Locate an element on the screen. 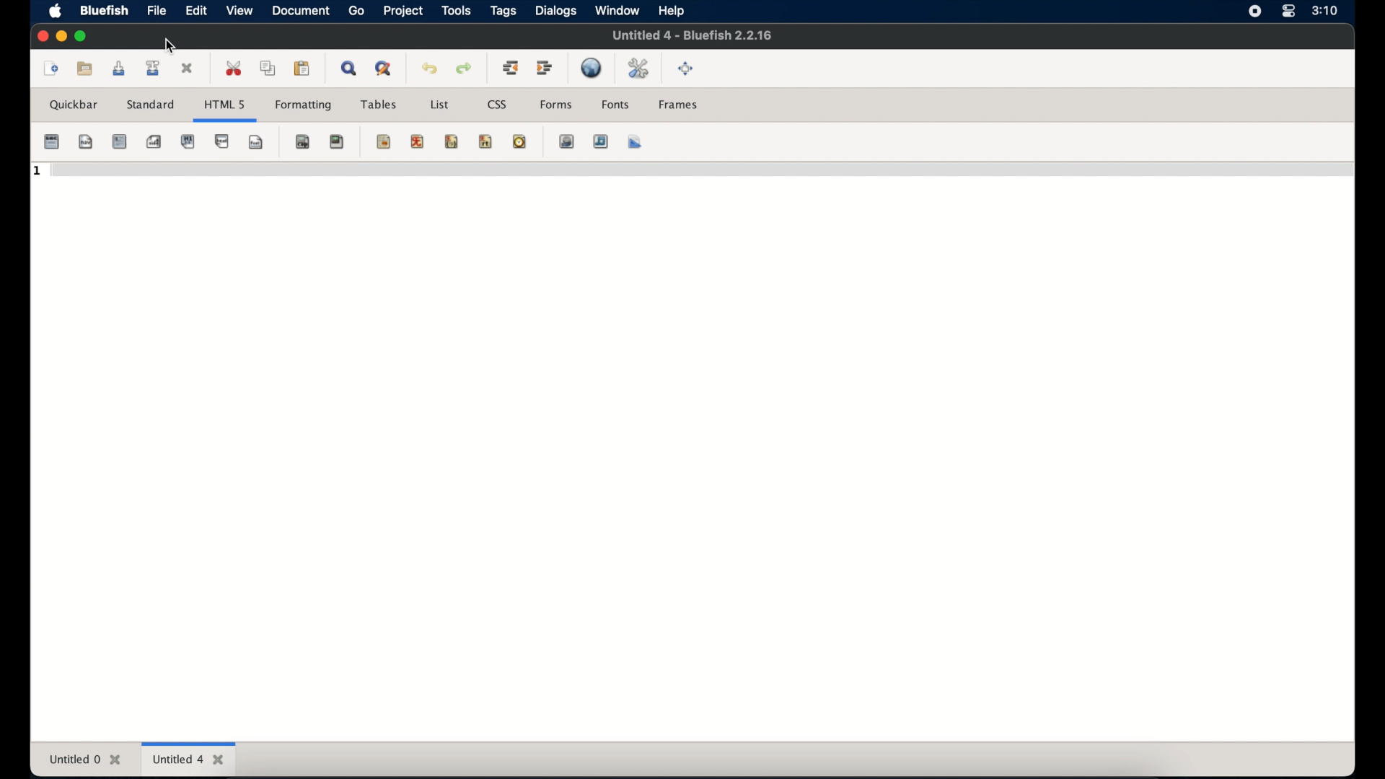 The image size is (1385, 779). cut is located at coordinates (234, 68).